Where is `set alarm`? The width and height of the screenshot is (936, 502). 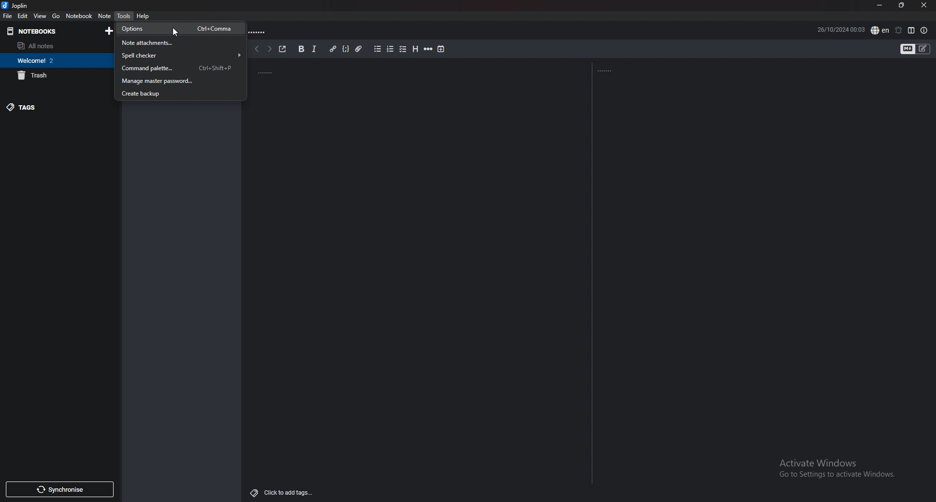 set alarm is located at coordinates (899, 30).